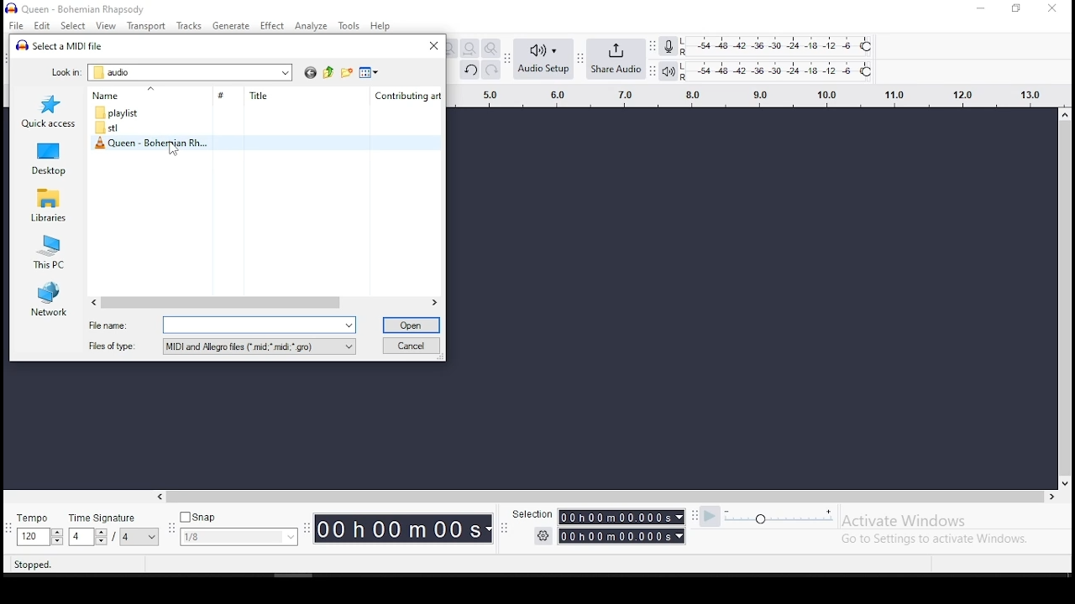  What do you see at coordinates (149, 112) in the screenshot?
I see `folder` at bounding box center [149, 112].